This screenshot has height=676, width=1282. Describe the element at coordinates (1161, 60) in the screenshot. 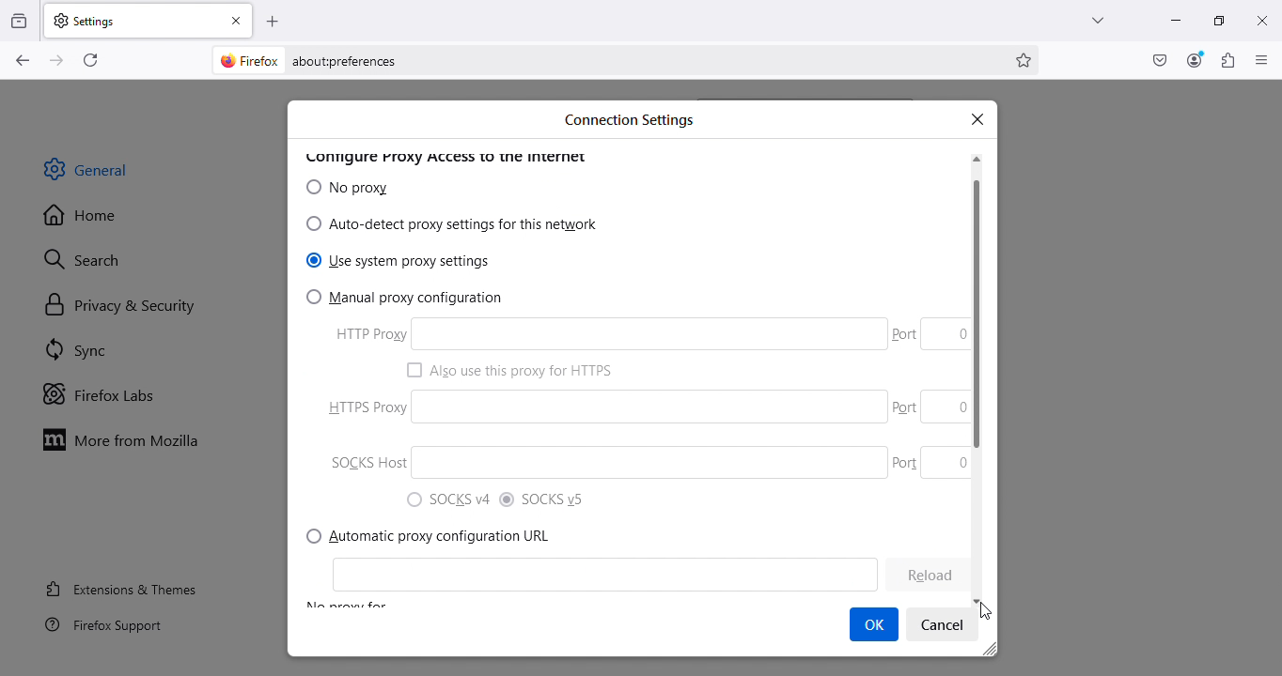

I see `Save to pocket` at that location.